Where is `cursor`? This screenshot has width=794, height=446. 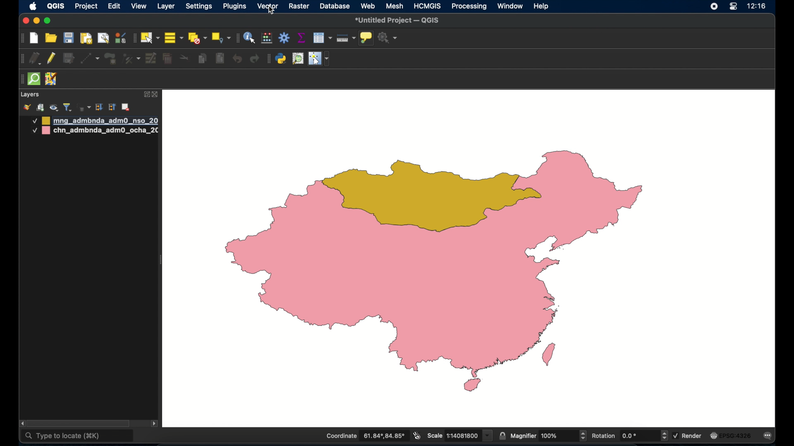 cursor is located at coordinates (272, 13).